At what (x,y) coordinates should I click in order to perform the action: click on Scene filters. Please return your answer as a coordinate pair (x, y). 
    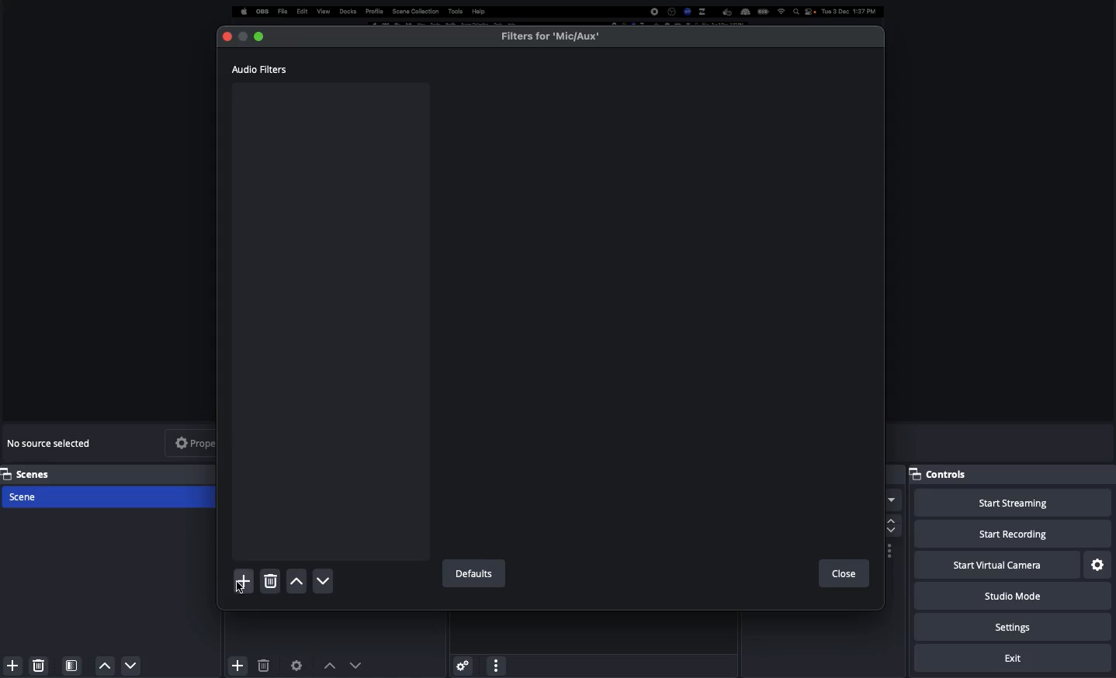
    Looking at the image, I should click on (72, 662).